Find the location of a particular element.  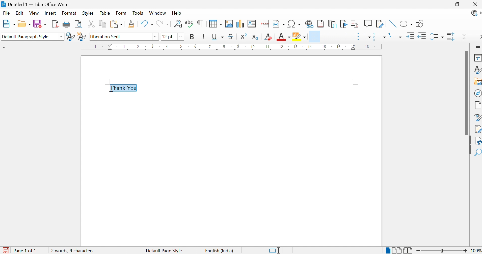

Align Left is located at coordinates (314, 36).